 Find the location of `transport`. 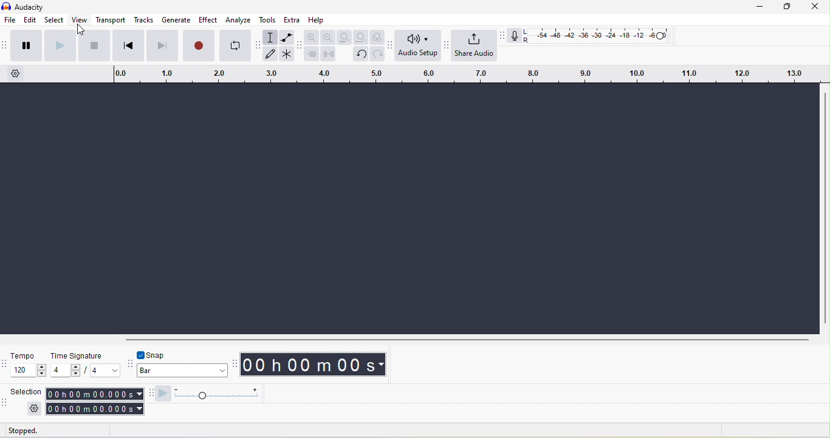

transport is located at coordinates (111, 19).